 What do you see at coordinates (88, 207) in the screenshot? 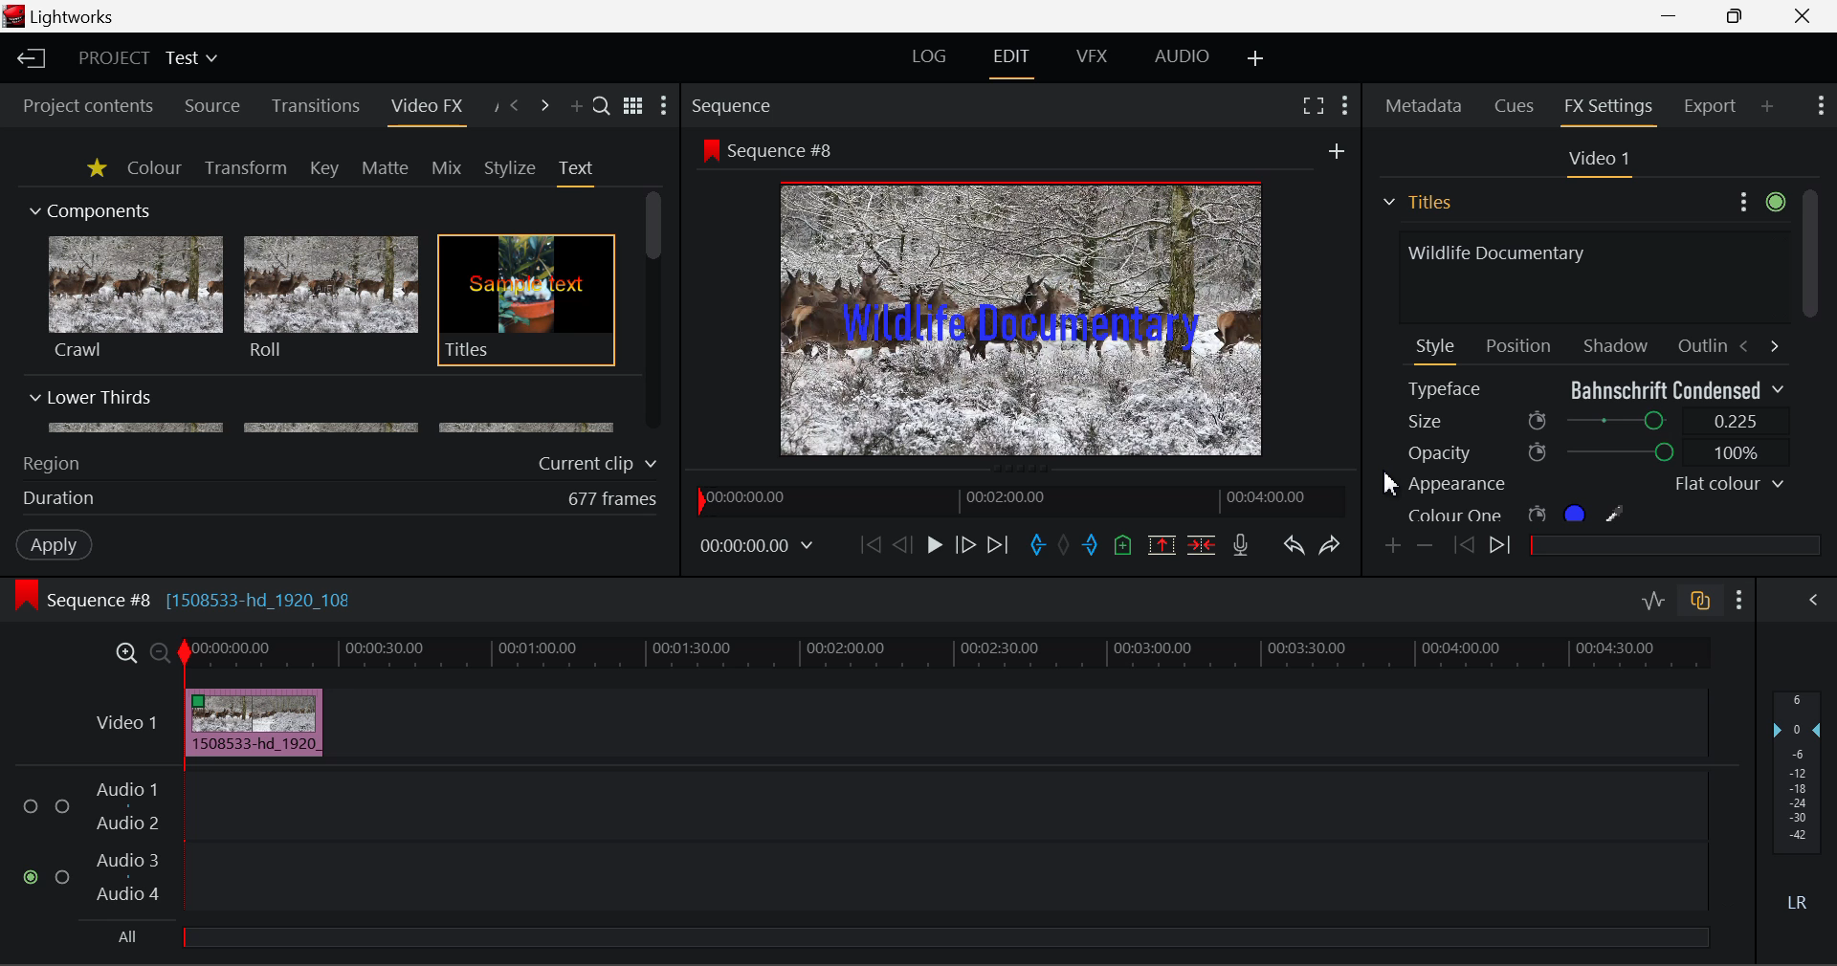
I see `Components Section` at bounding box center [88, 207].